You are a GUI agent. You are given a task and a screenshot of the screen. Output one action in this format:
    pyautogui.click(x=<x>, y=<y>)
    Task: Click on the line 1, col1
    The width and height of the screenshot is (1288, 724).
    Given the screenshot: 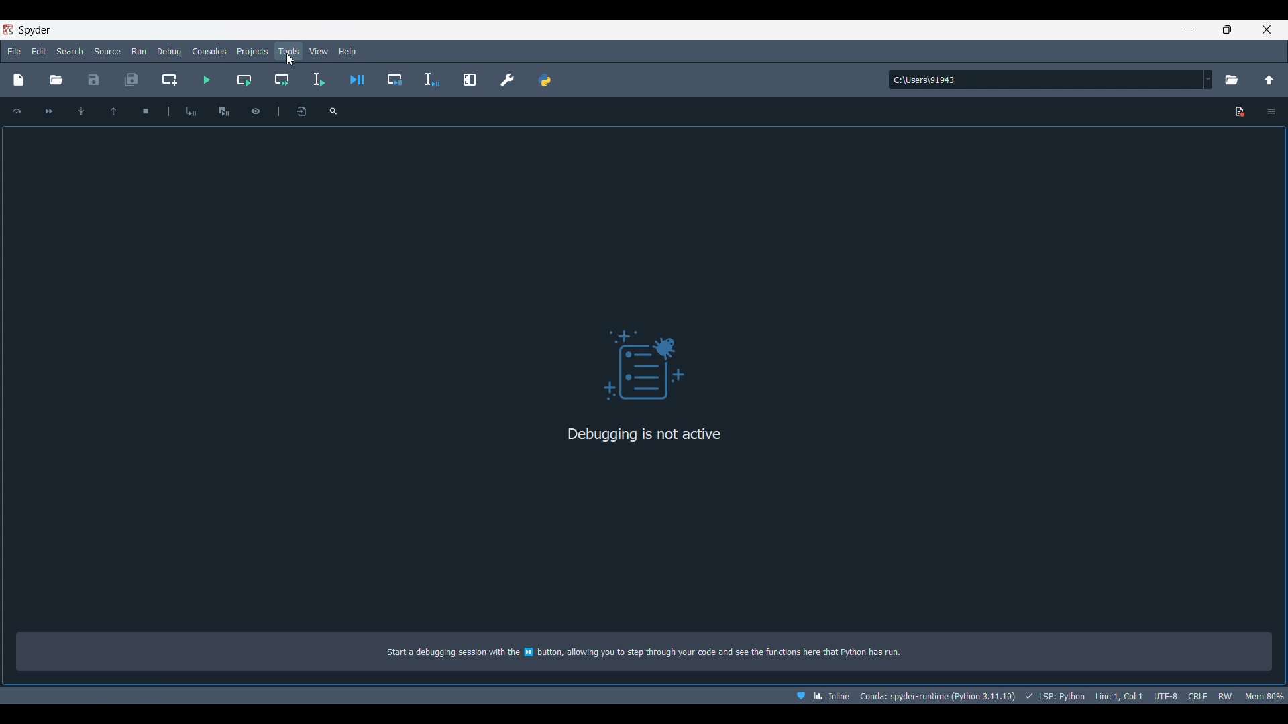 What is the action you would take?
    pyautogui.click(x=1118, y=696)
    